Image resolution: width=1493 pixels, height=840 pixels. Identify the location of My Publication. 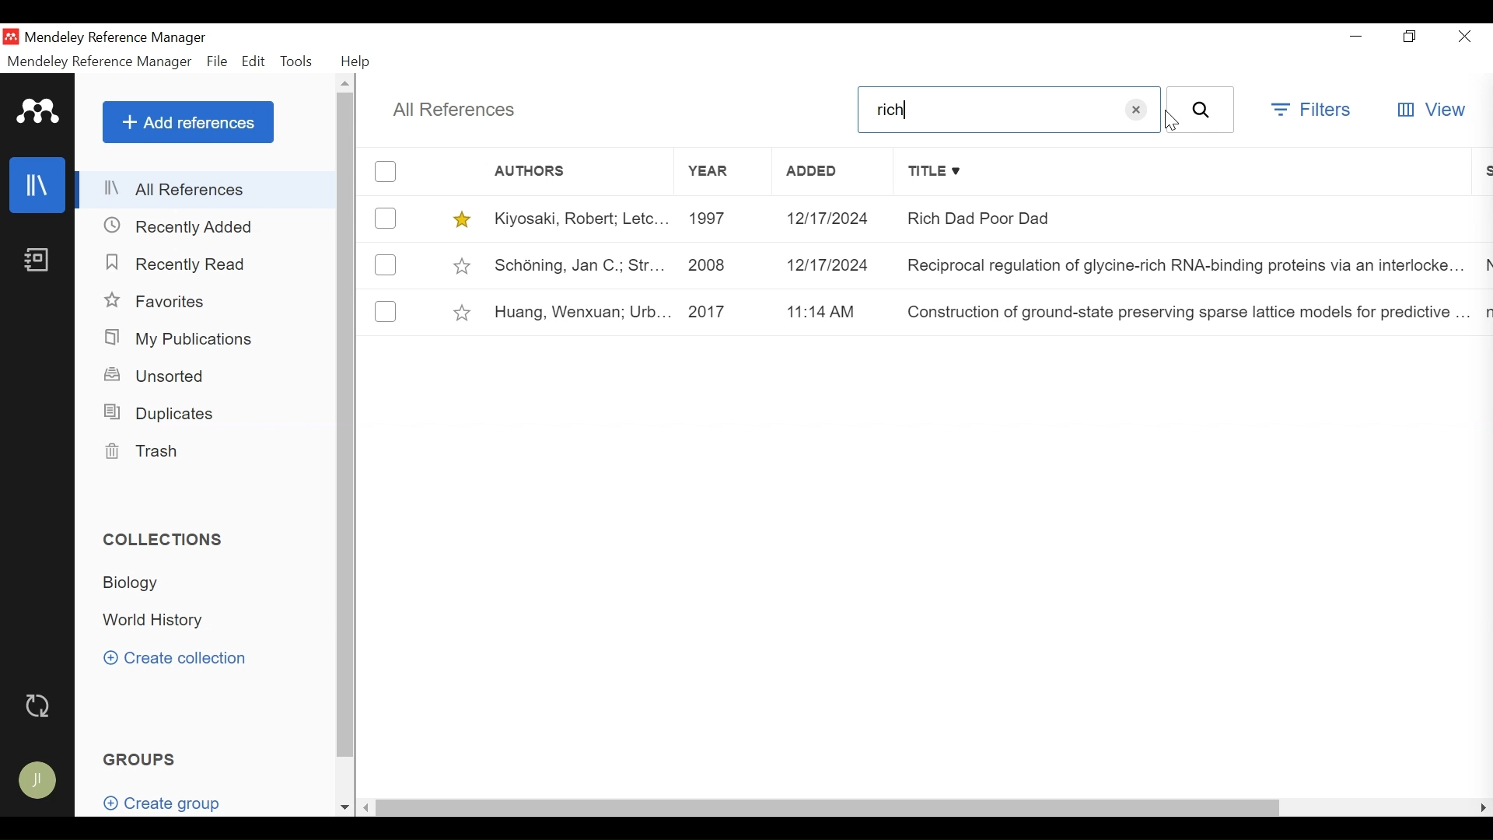
(183, 338).